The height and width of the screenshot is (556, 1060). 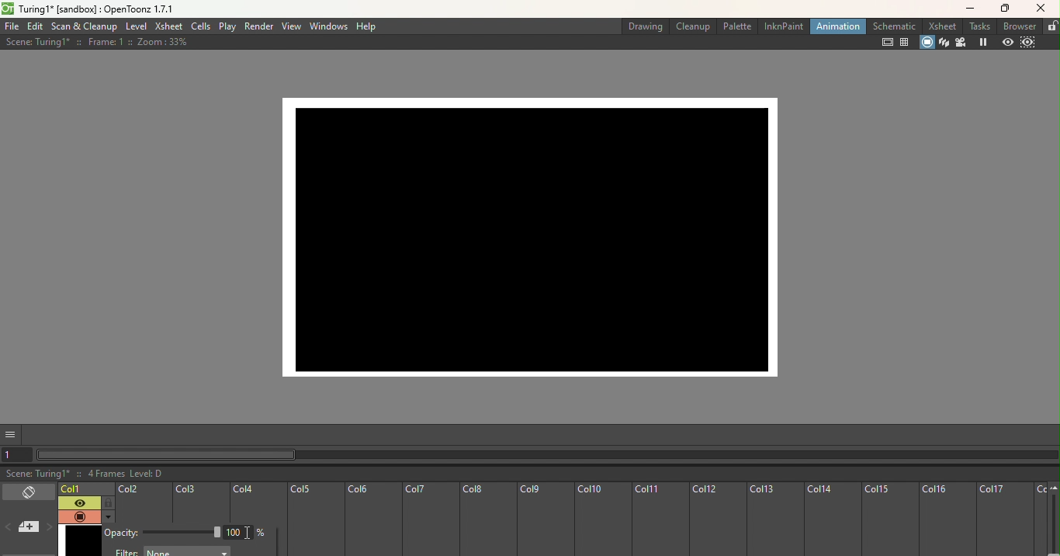 I want to click on Col13, so click(x=774, y=520).